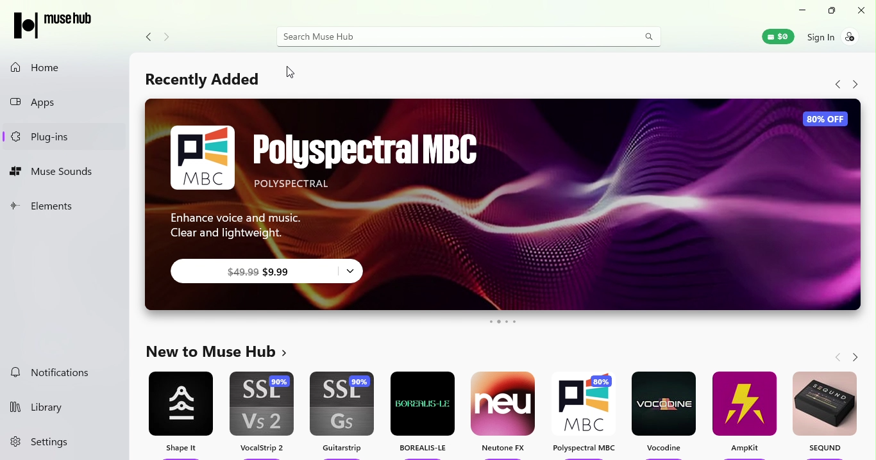 The image size is (876, 460). What do you see at coordinates (345, 416) in the screenshot?
I see `Guitarstrip` at bounding box center [345, 416].